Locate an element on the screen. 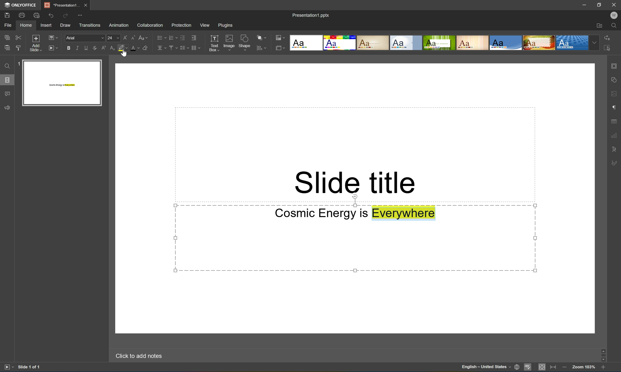 The image size is (621, 372). Replace is located at coordinates (607, 37).